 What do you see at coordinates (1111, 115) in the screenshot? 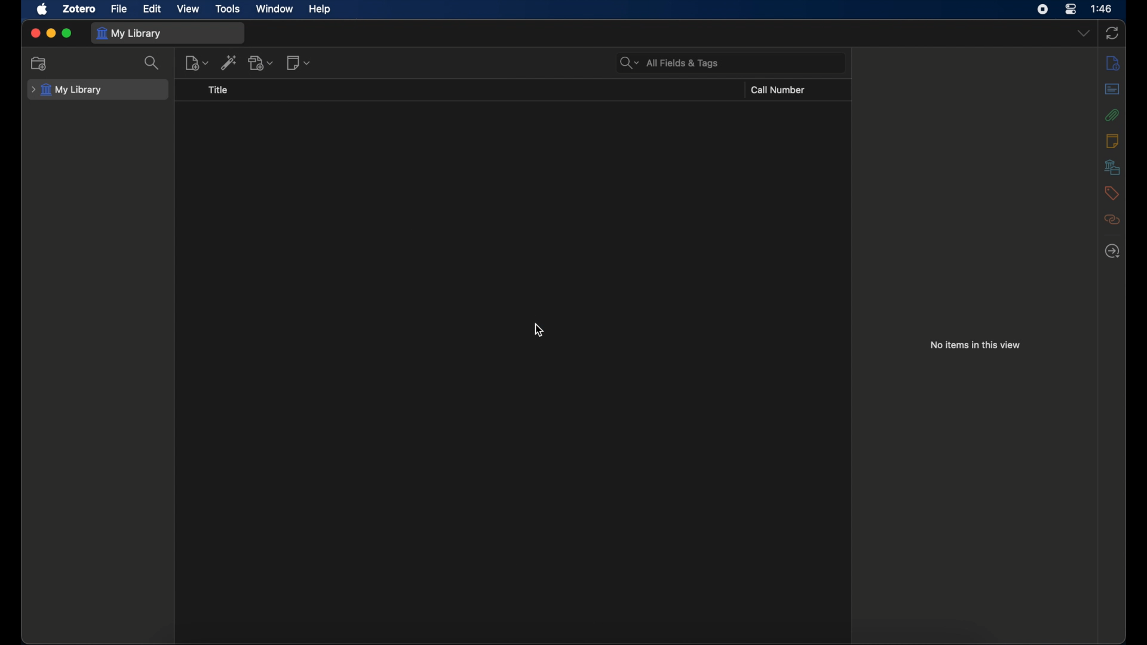
I see `attachments` at bounding box center [1111, 115].